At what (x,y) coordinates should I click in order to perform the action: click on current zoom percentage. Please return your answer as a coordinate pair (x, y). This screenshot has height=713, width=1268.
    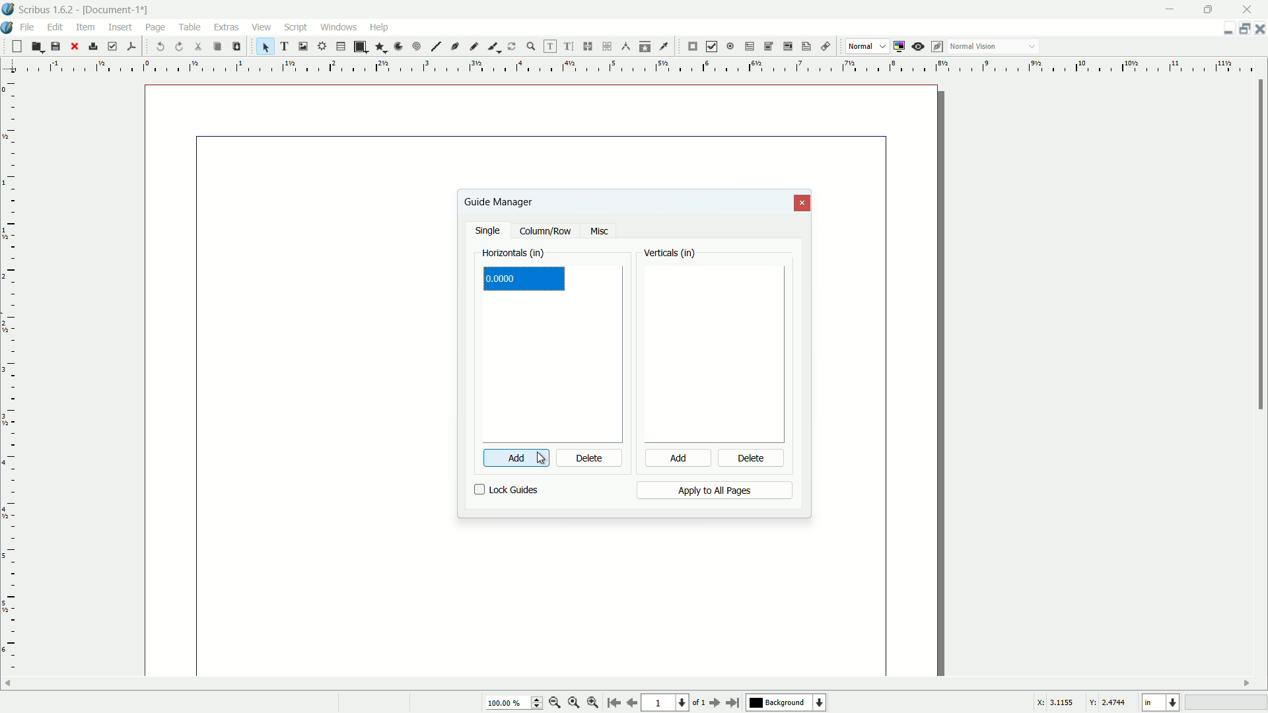
    Looking at the image, I should click on (512, 704).